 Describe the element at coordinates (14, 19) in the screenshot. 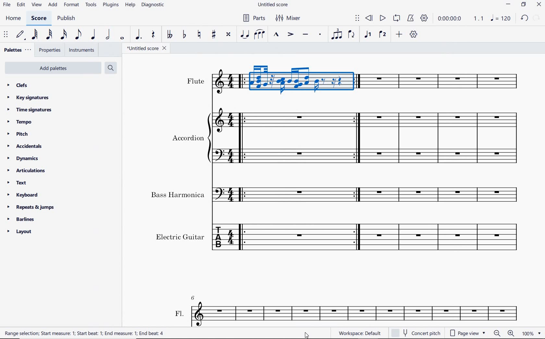

I see `home` at that location.